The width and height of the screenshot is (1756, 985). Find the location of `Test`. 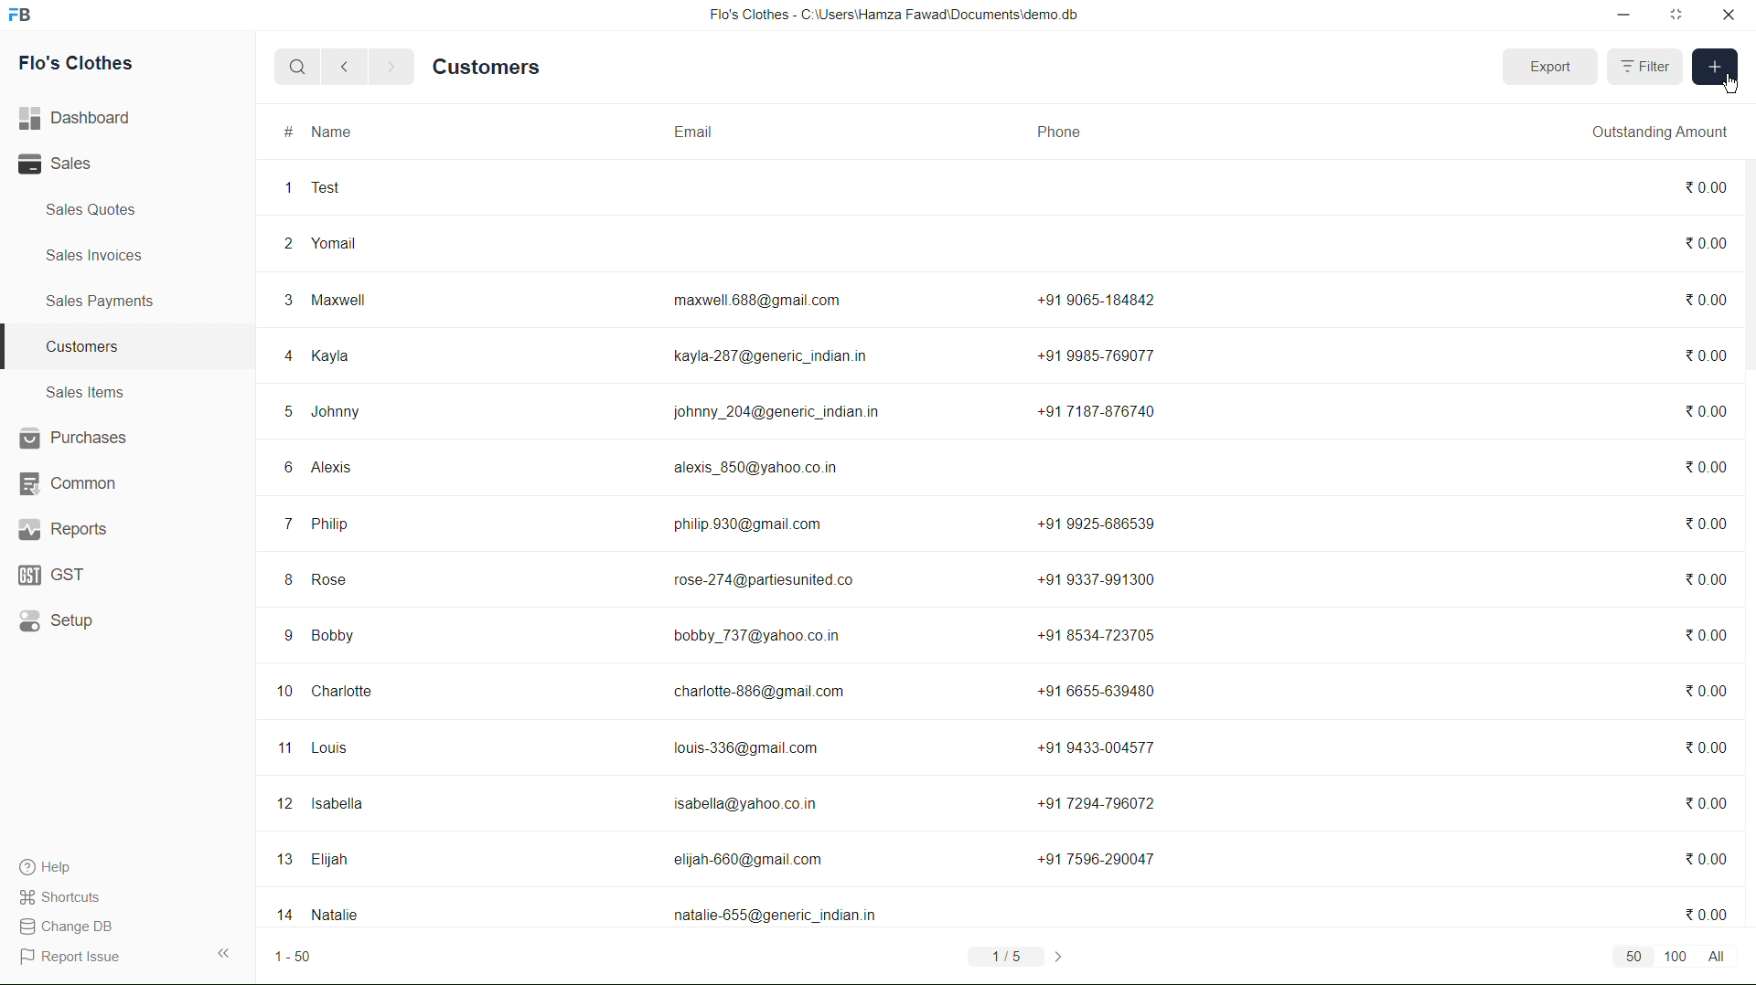

Test is located at coordinates (329, 188).